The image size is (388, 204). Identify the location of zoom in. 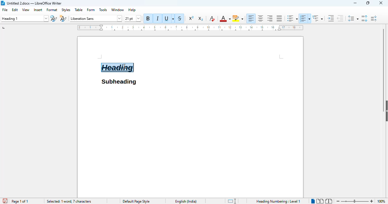
(372, 201).